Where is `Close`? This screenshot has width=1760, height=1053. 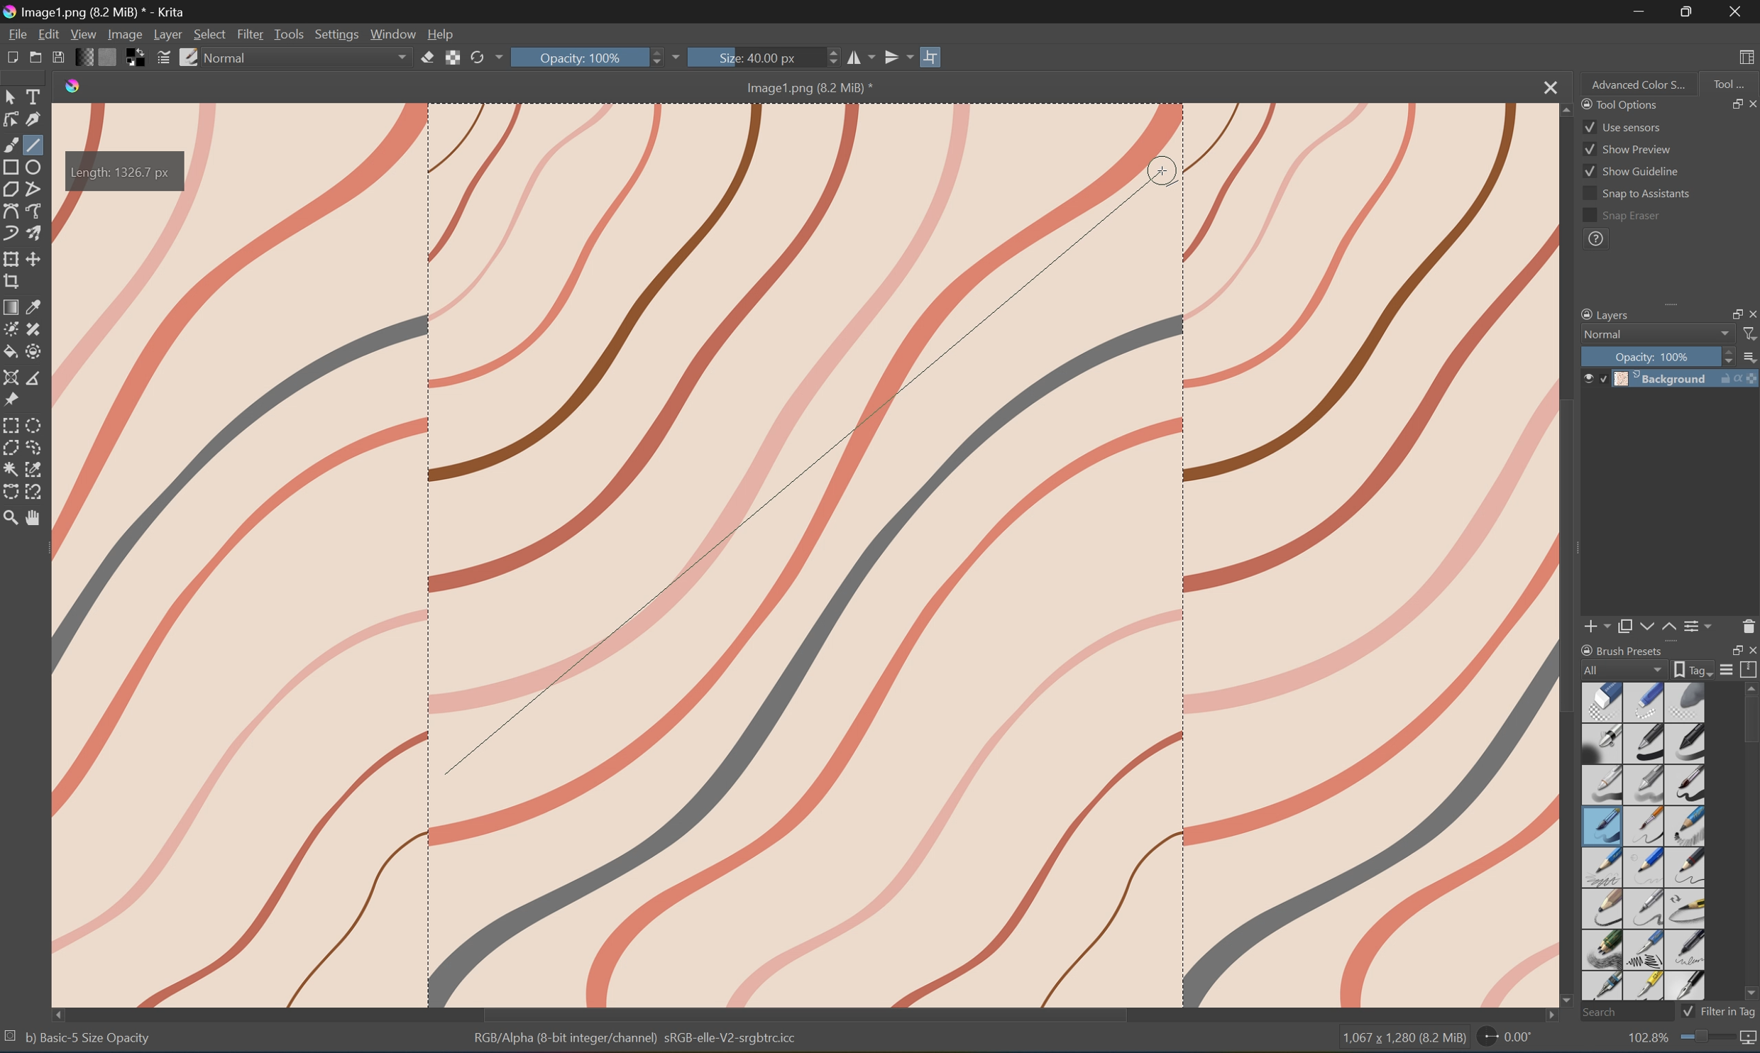
Close is located at coordinates (1749, 313).